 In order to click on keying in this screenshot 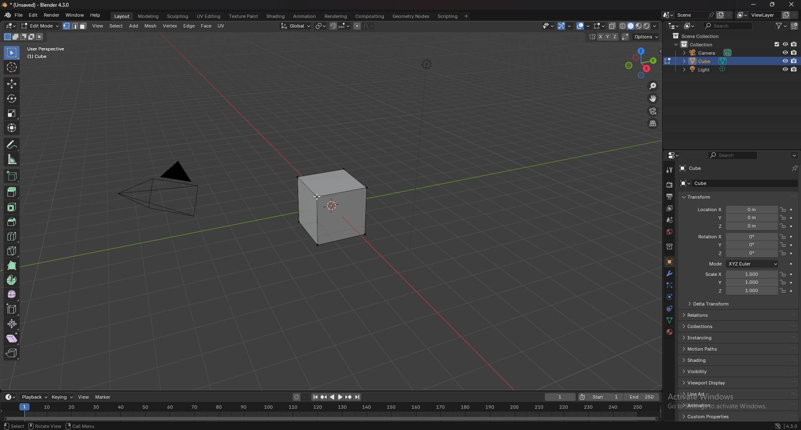, I will do `click(62, 397)`.